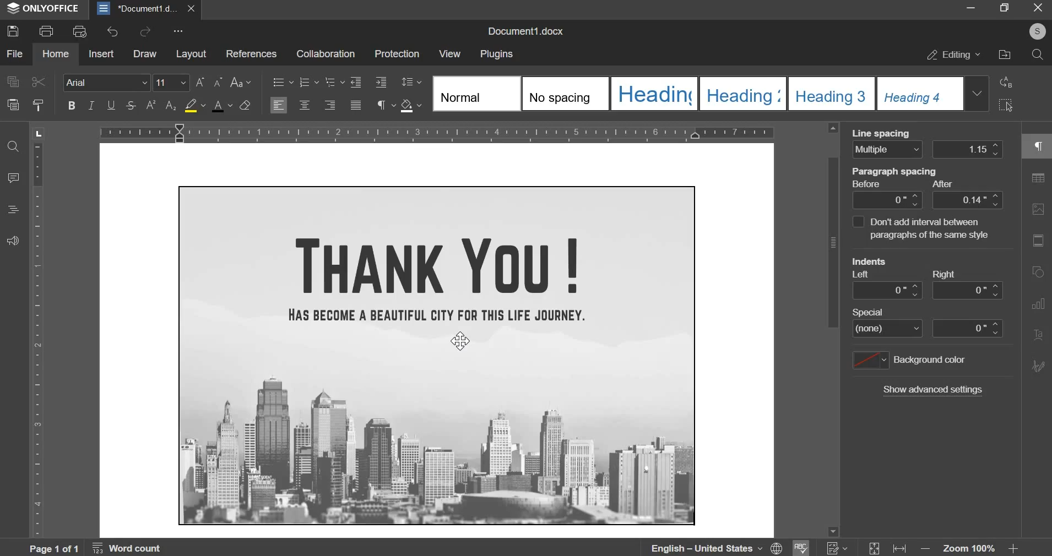 The image size is (1052, 556). I want to click on change case, so click(240, 81).